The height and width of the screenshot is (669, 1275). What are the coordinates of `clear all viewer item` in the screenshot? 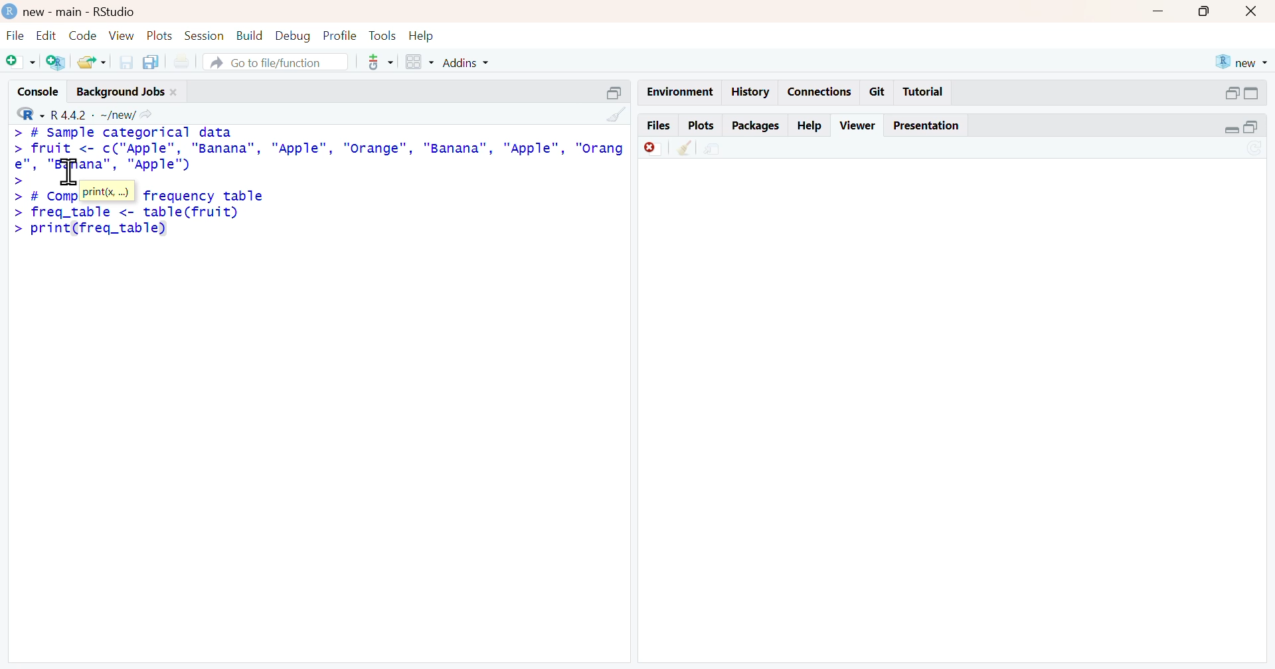 It's located at (686, 149).